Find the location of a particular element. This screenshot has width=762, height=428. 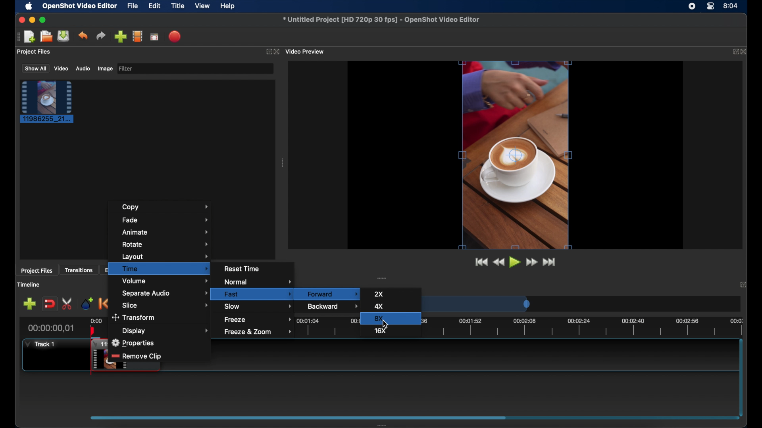

project file is located at coordinates (47, 102).